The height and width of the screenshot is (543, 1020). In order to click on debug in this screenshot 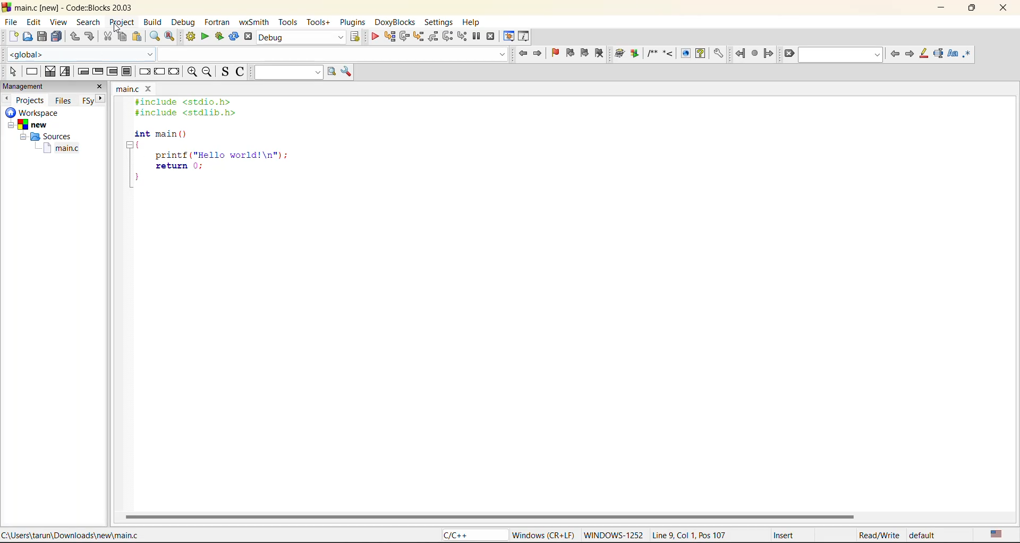, I will do `click(184, 22)`.